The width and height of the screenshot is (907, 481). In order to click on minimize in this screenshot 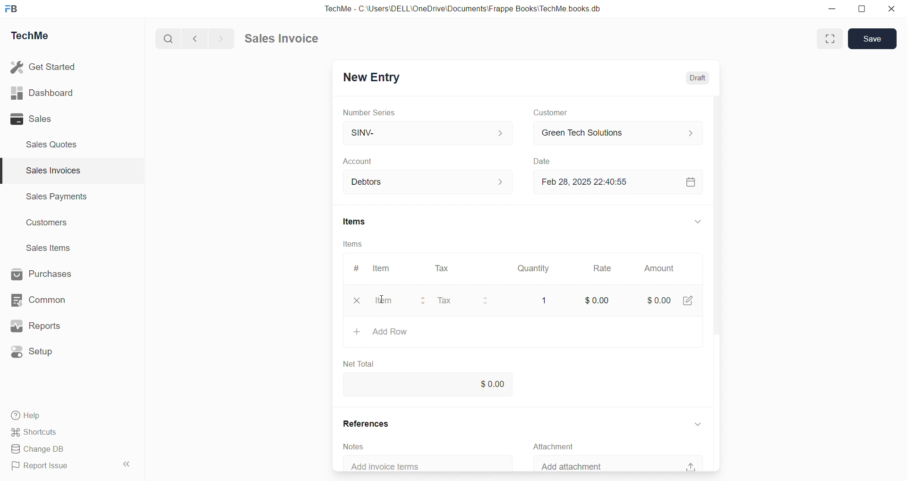, I will do `click(831, 9)`.